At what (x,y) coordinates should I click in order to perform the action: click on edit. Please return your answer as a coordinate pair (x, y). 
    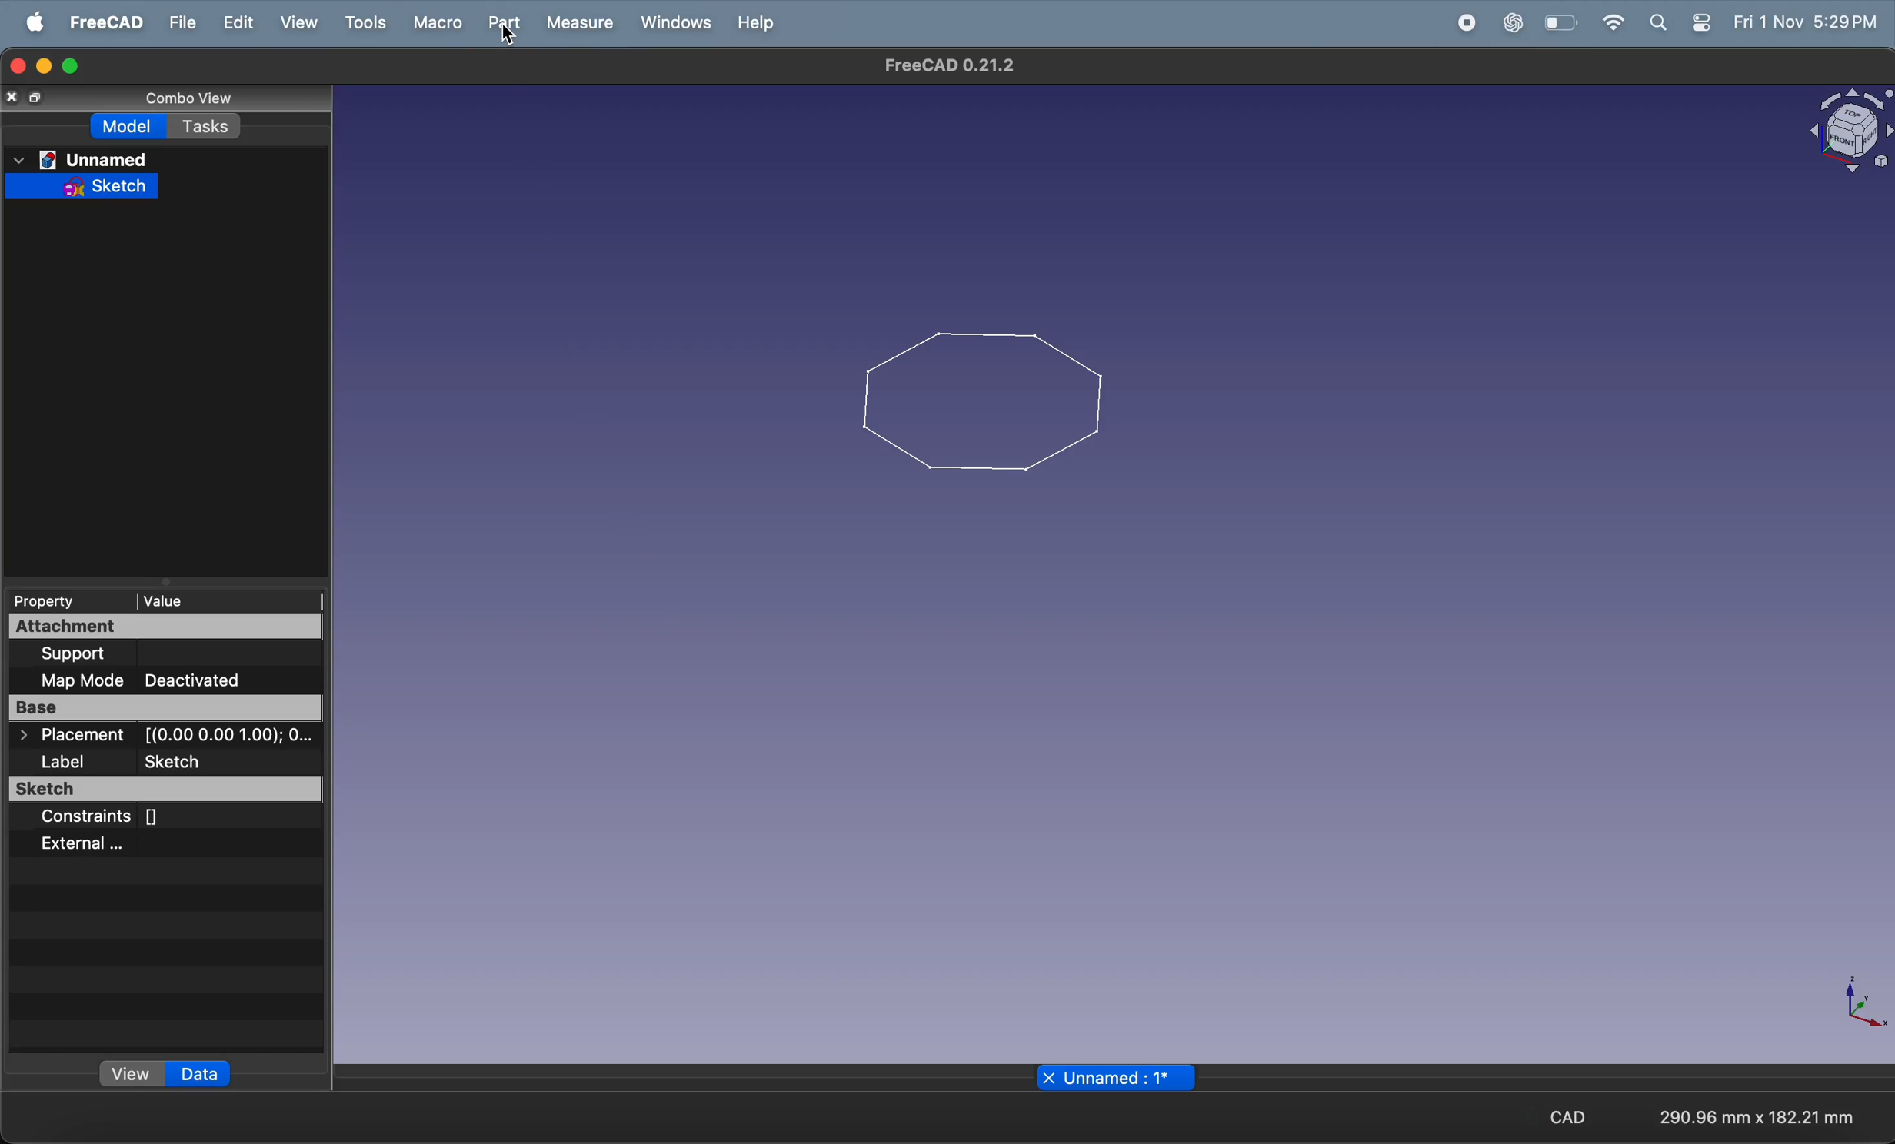
    Looking at the image, I should click on (236, 22).